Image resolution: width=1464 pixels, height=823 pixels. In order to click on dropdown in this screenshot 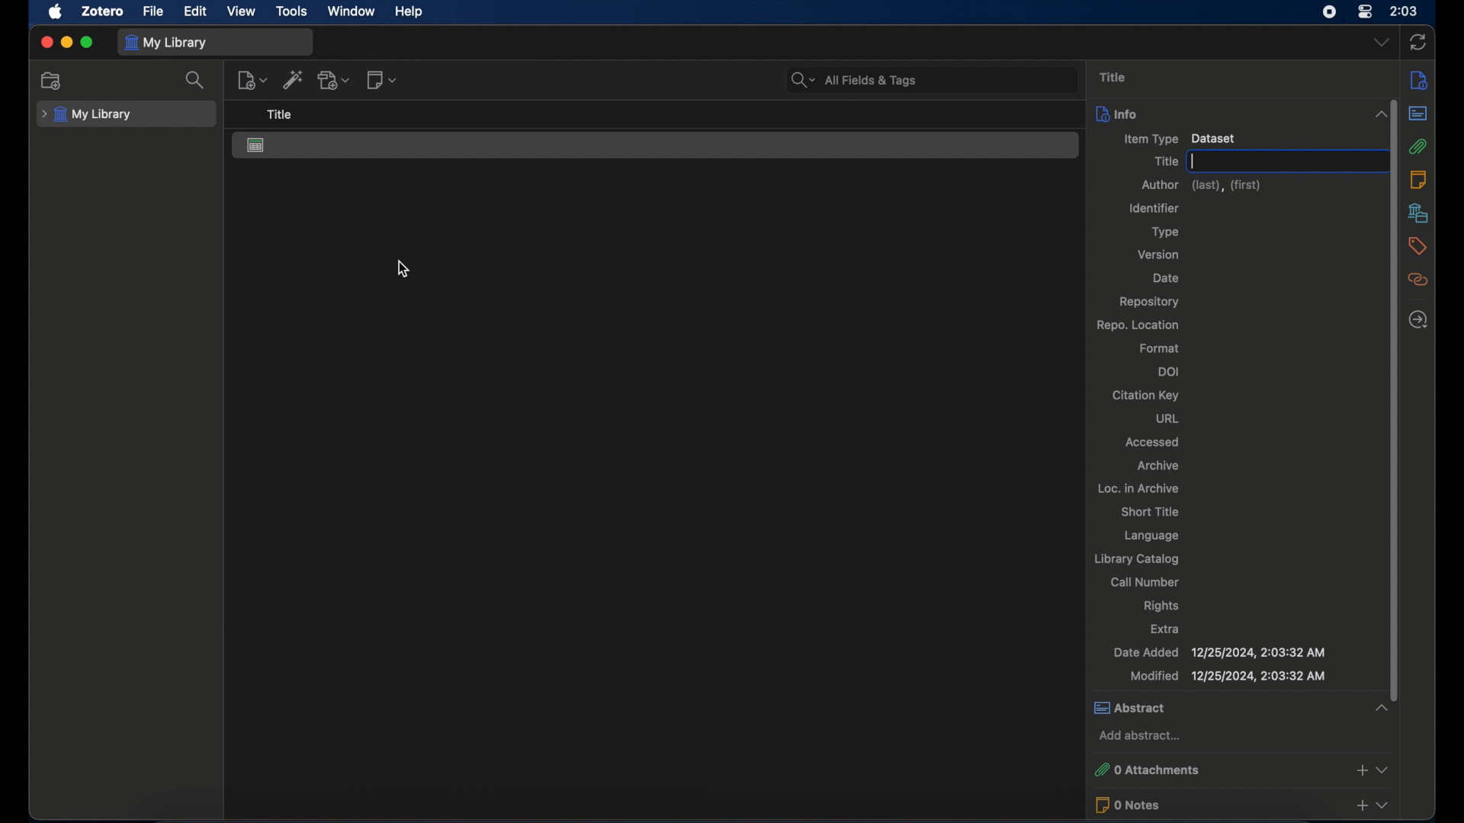, I will do `click(1382, 41)`.